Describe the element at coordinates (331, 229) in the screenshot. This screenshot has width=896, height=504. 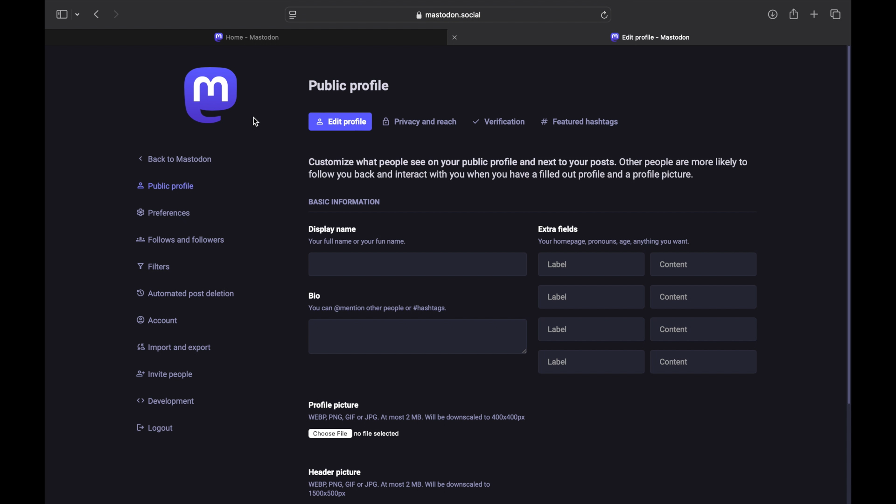
I see `display name` at that location.